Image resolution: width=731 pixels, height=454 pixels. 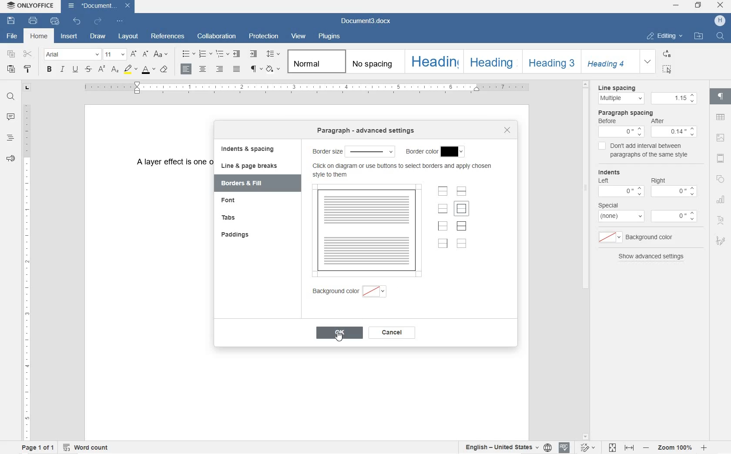 What do you see at coordinates (10, 97) in the screenshot?
I see `FIND` at bounding box center [10, 97].